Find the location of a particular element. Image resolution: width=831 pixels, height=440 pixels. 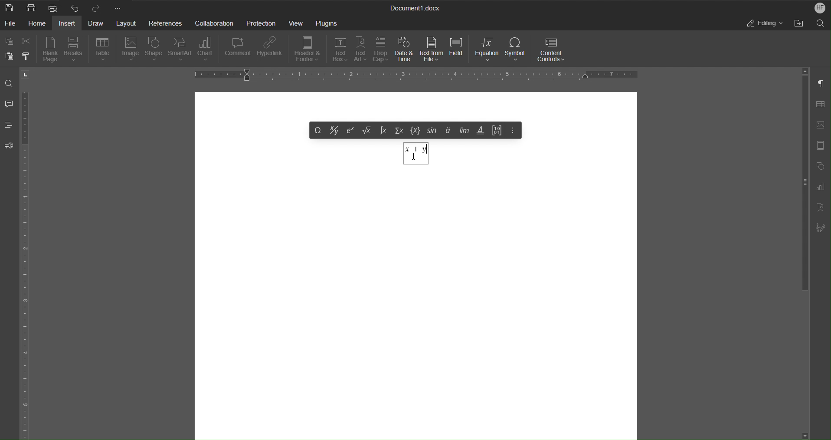

Operators is located at coordinates (481, 130).